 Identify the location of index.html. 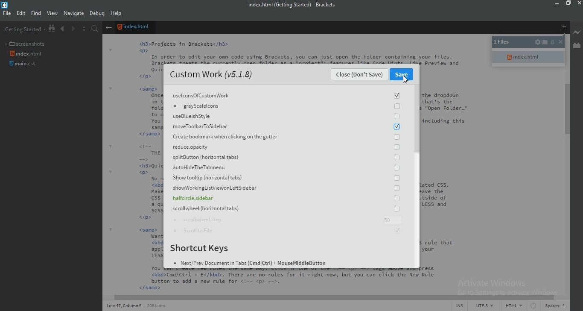
(528, 57).